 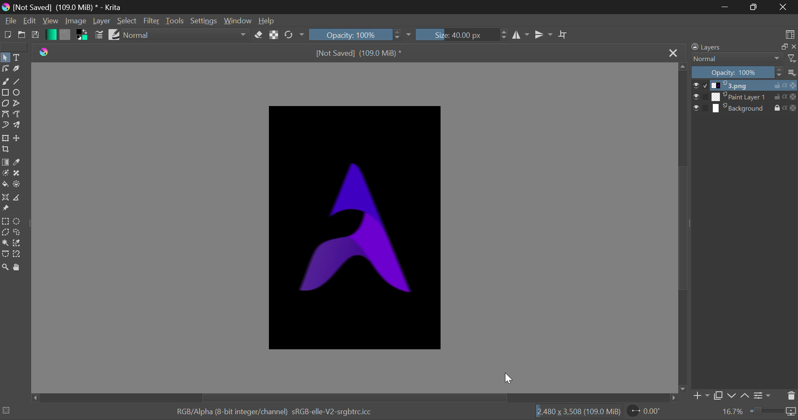 What do you see at coordinates (100, 35) in the screenshot?
I see `Brush Settings` at bounding box center [100, 35].